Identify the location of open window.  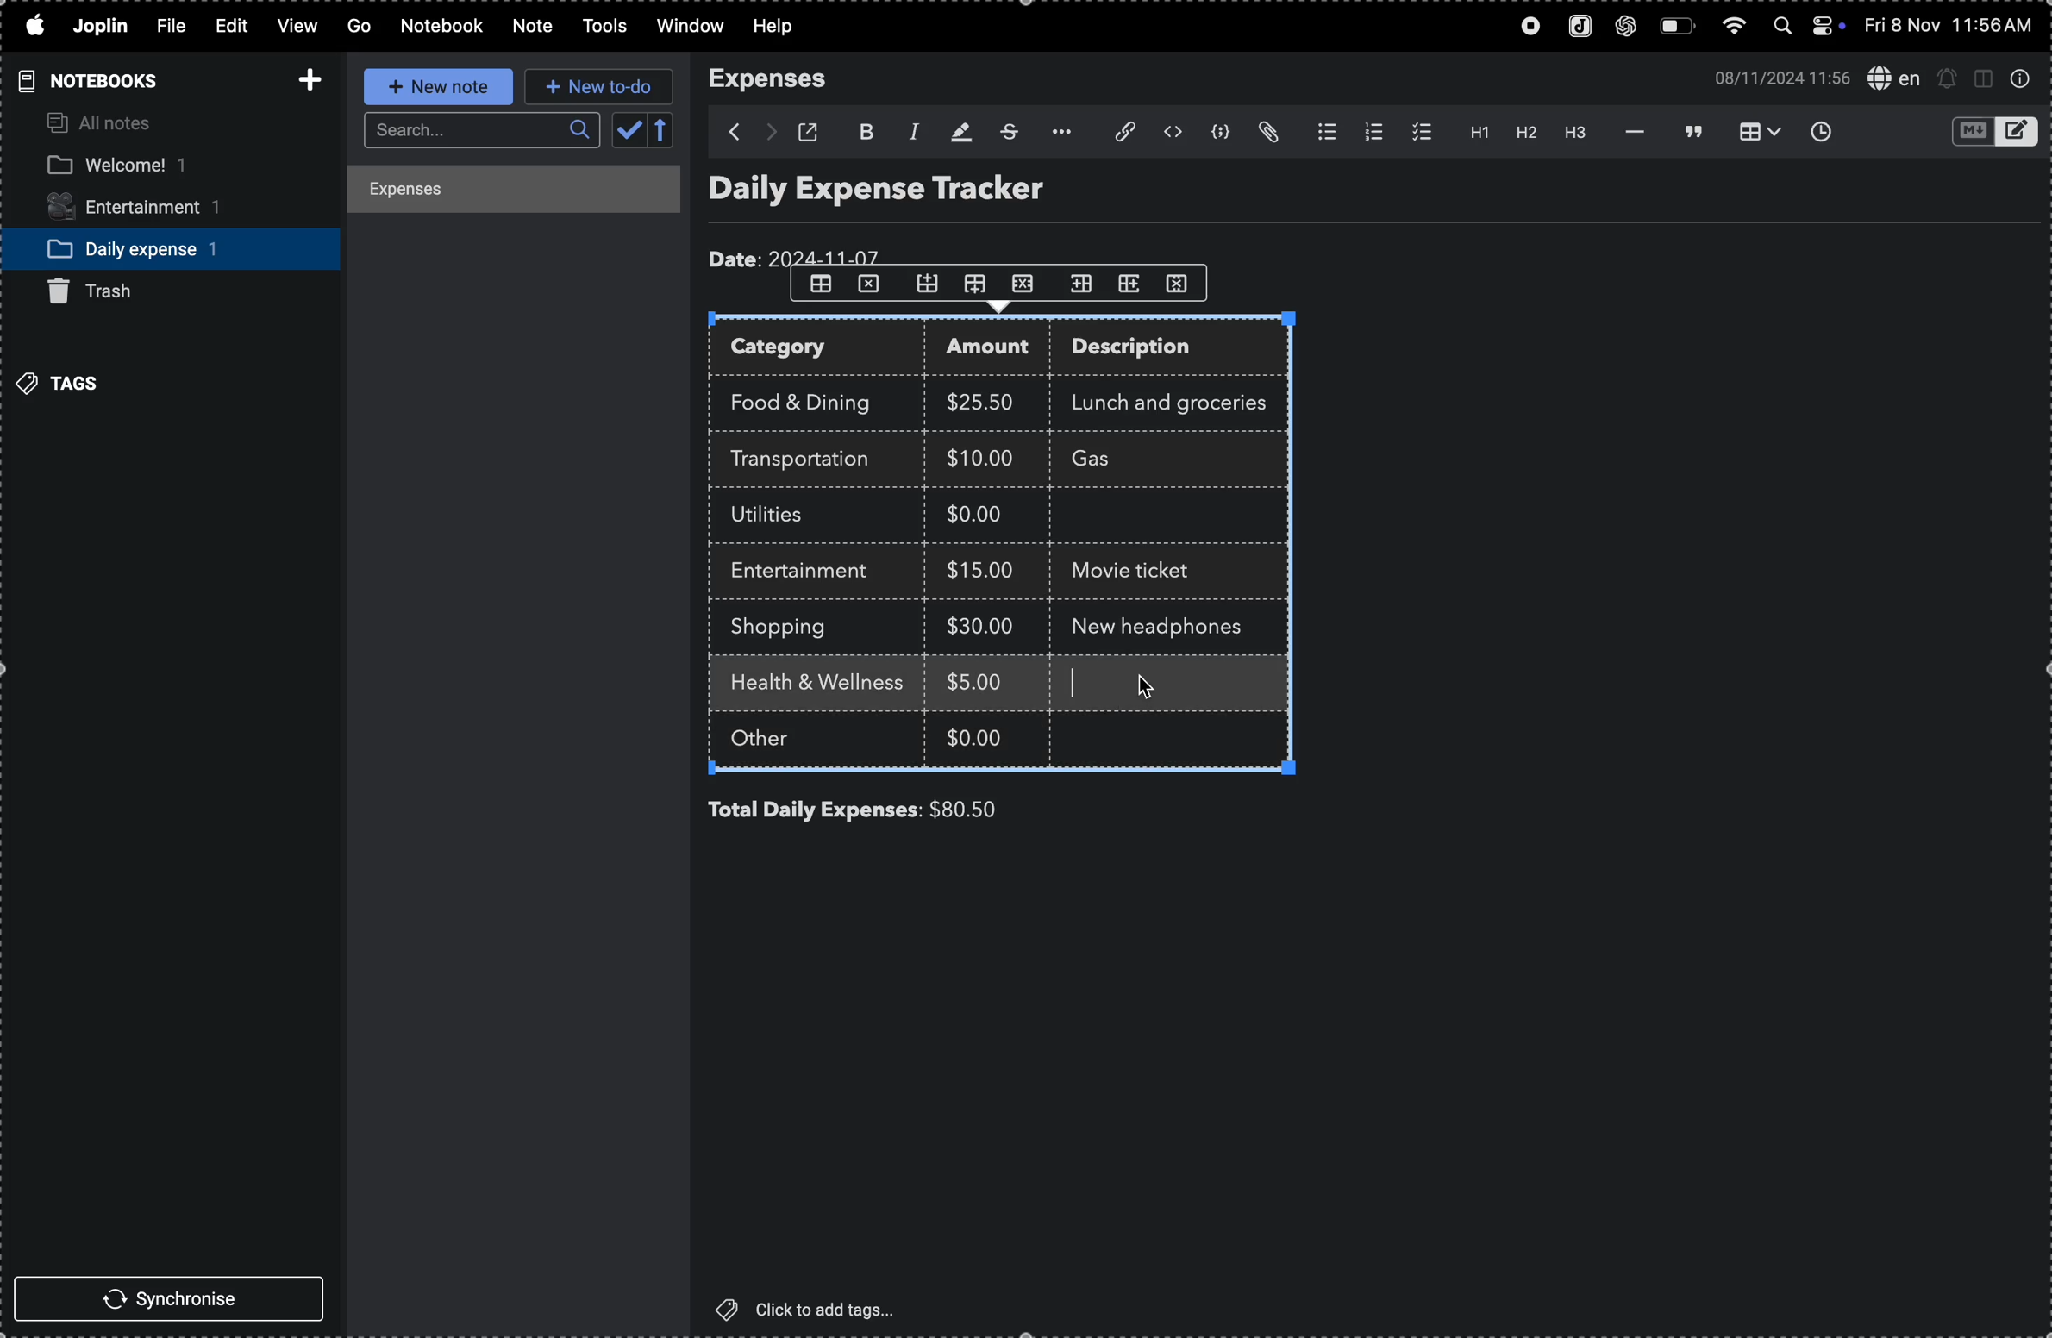
(814, 132).